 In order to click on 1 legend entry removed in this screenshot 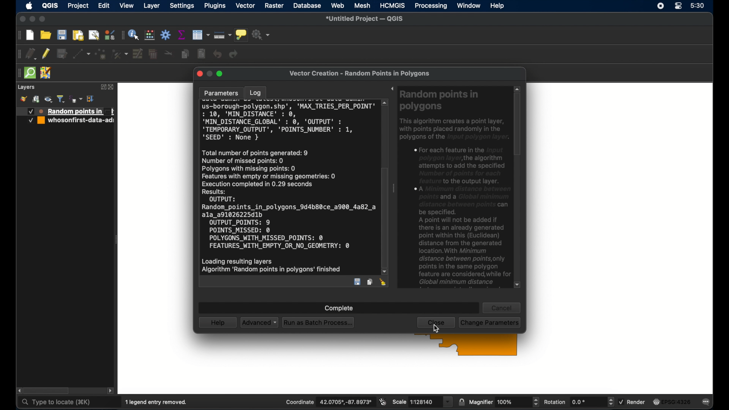, I will do `click(156, 402)`.